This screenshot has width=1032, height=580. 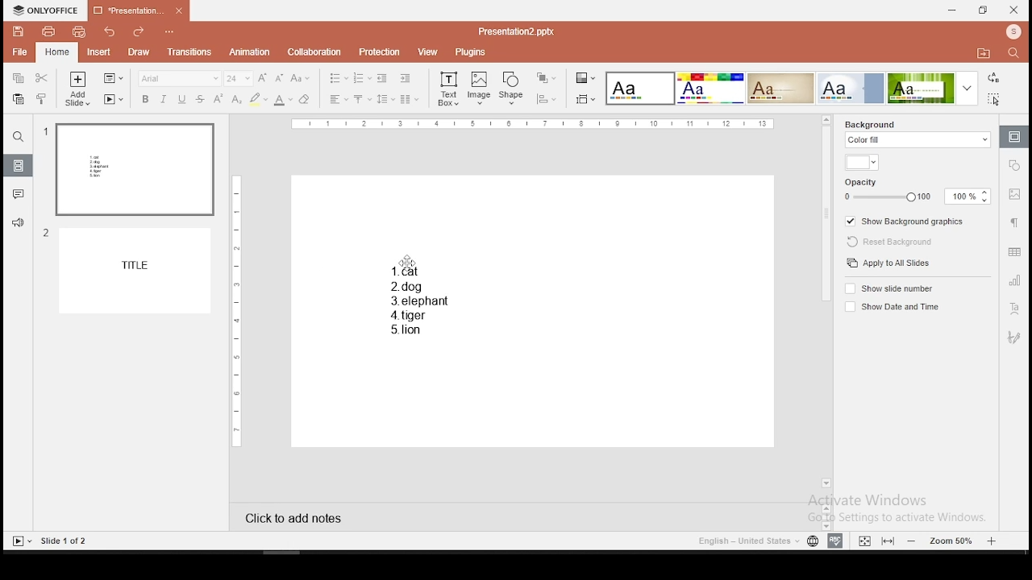 I want to click on file, so click(x=19, y=53).